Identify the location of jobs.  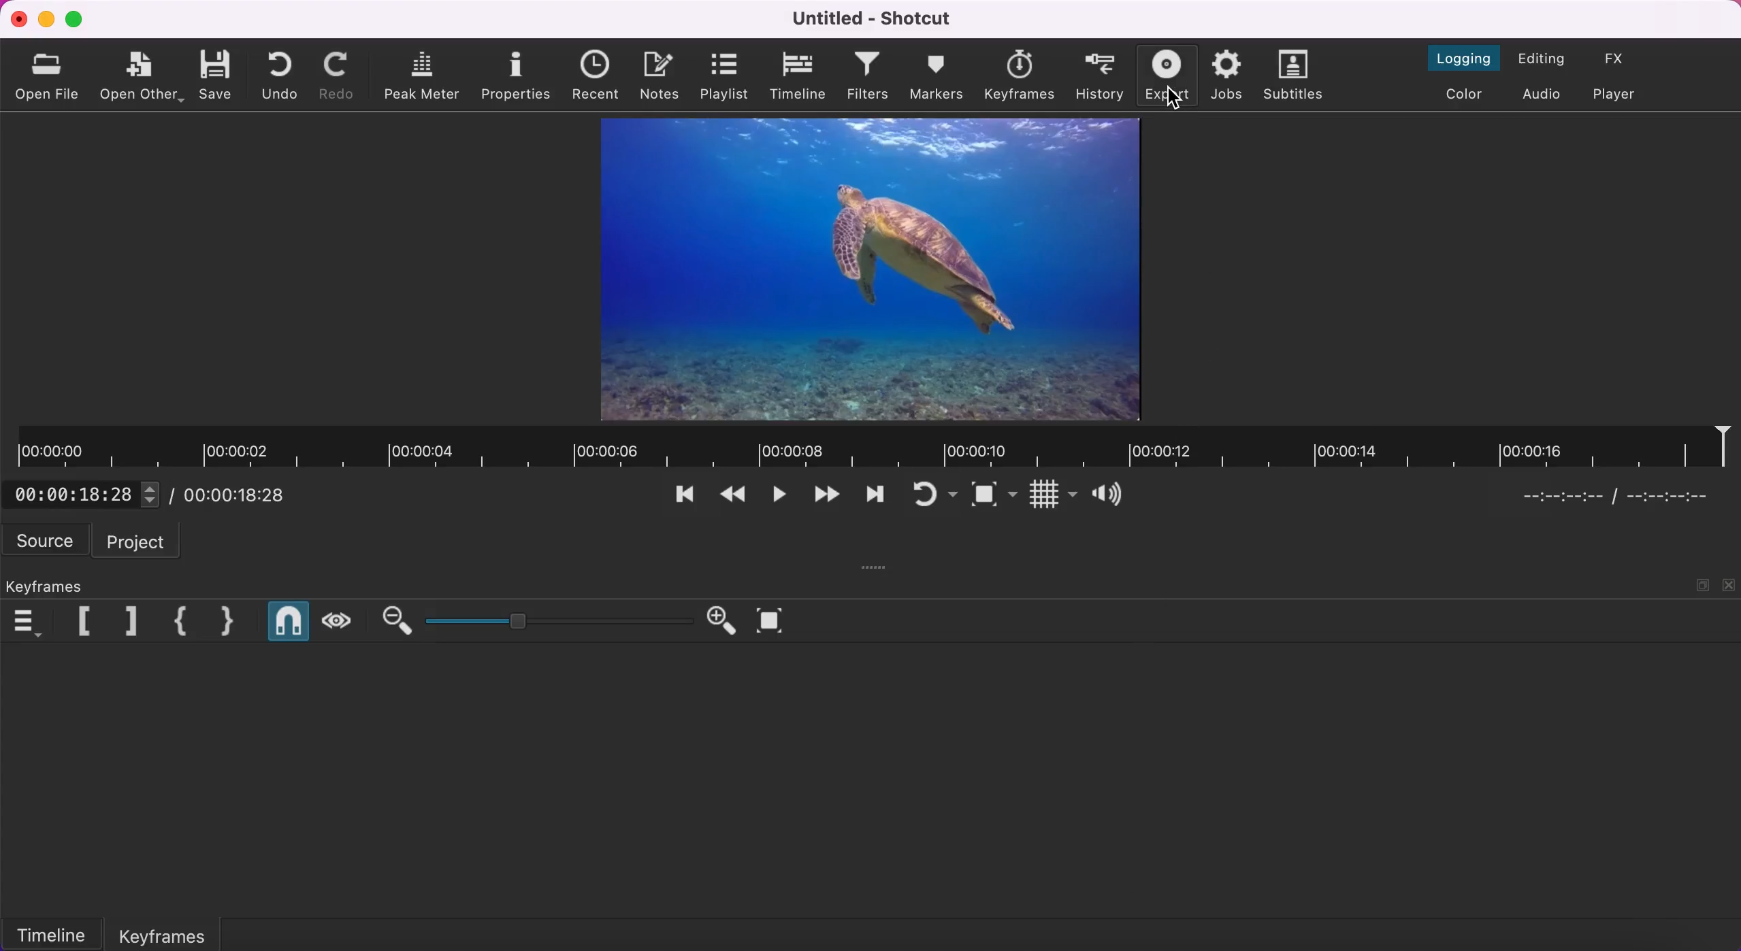
(1230, 76).